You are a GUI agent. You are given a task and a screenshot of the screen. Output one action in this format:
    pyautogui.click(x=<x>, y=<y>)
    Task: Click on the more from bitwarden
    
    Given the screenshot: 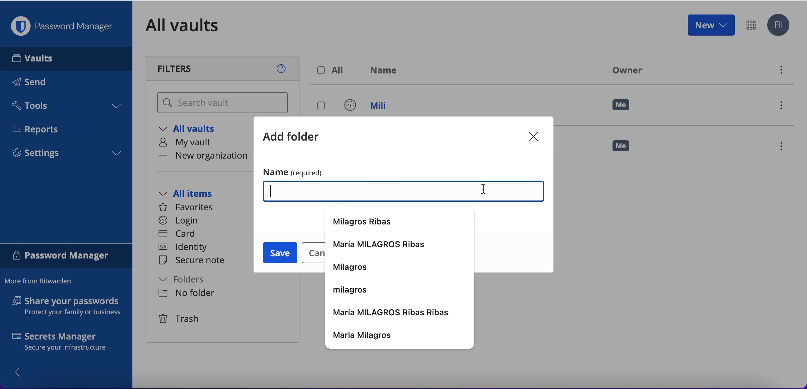 What is the action you would take?
    pyautogui.click(x=41, y=282)
    